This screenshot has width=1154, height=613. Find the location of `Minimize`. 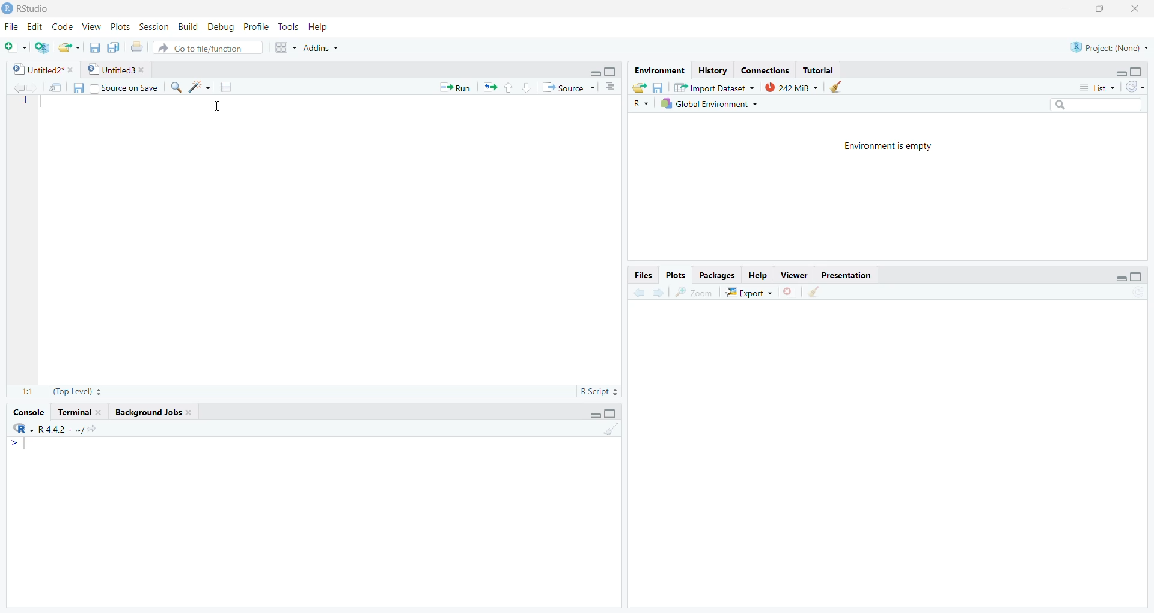

Minimize is located at coordinates (1065, 8).